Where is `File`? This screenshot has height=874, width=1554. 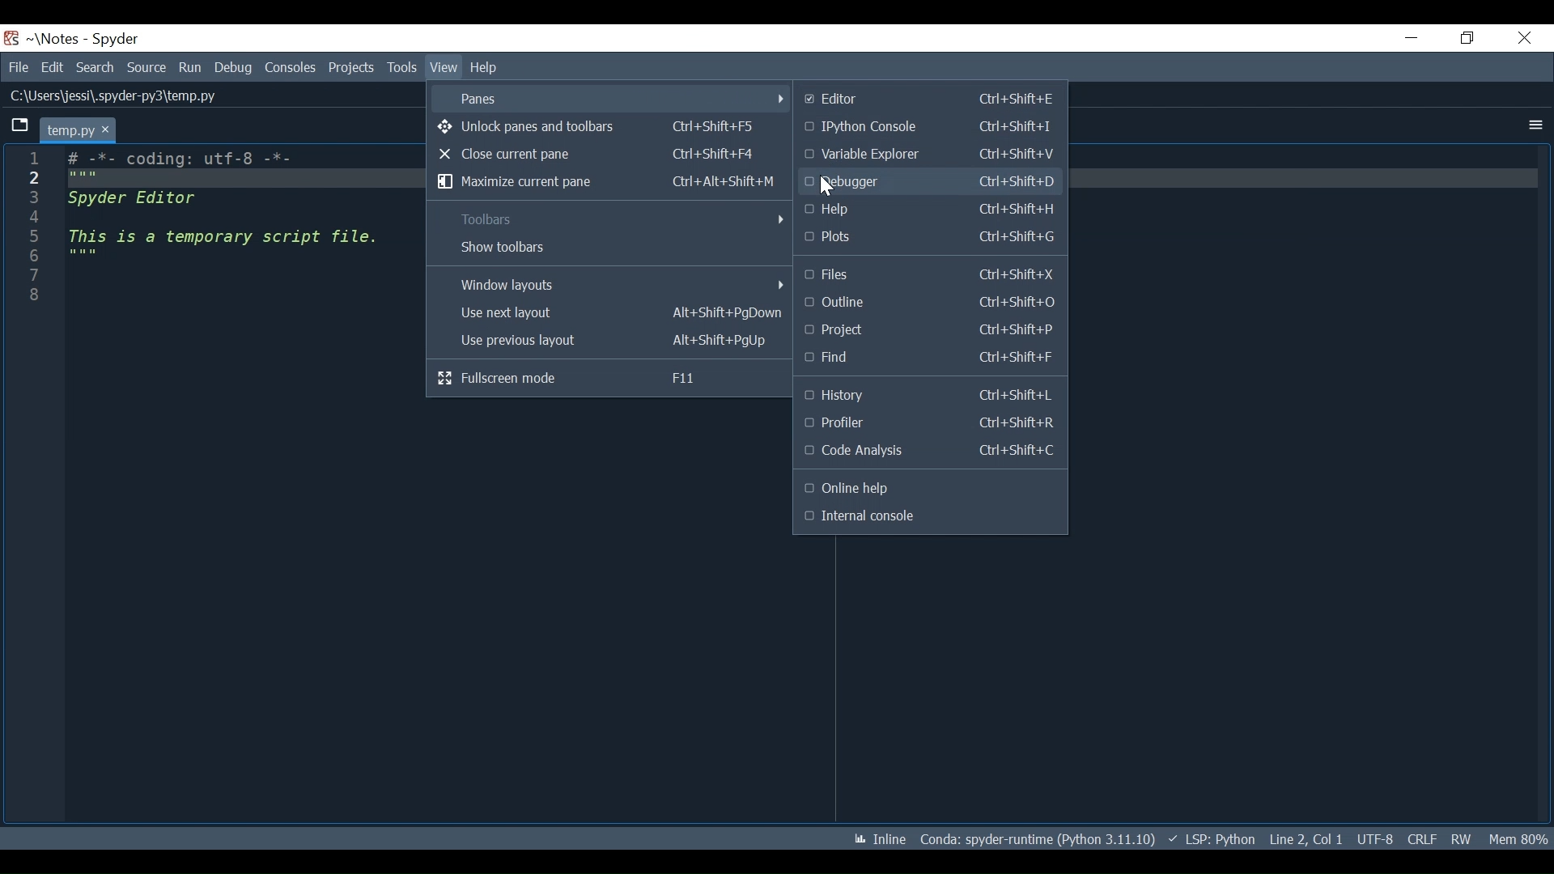 File is located at coordinates (18, 67).